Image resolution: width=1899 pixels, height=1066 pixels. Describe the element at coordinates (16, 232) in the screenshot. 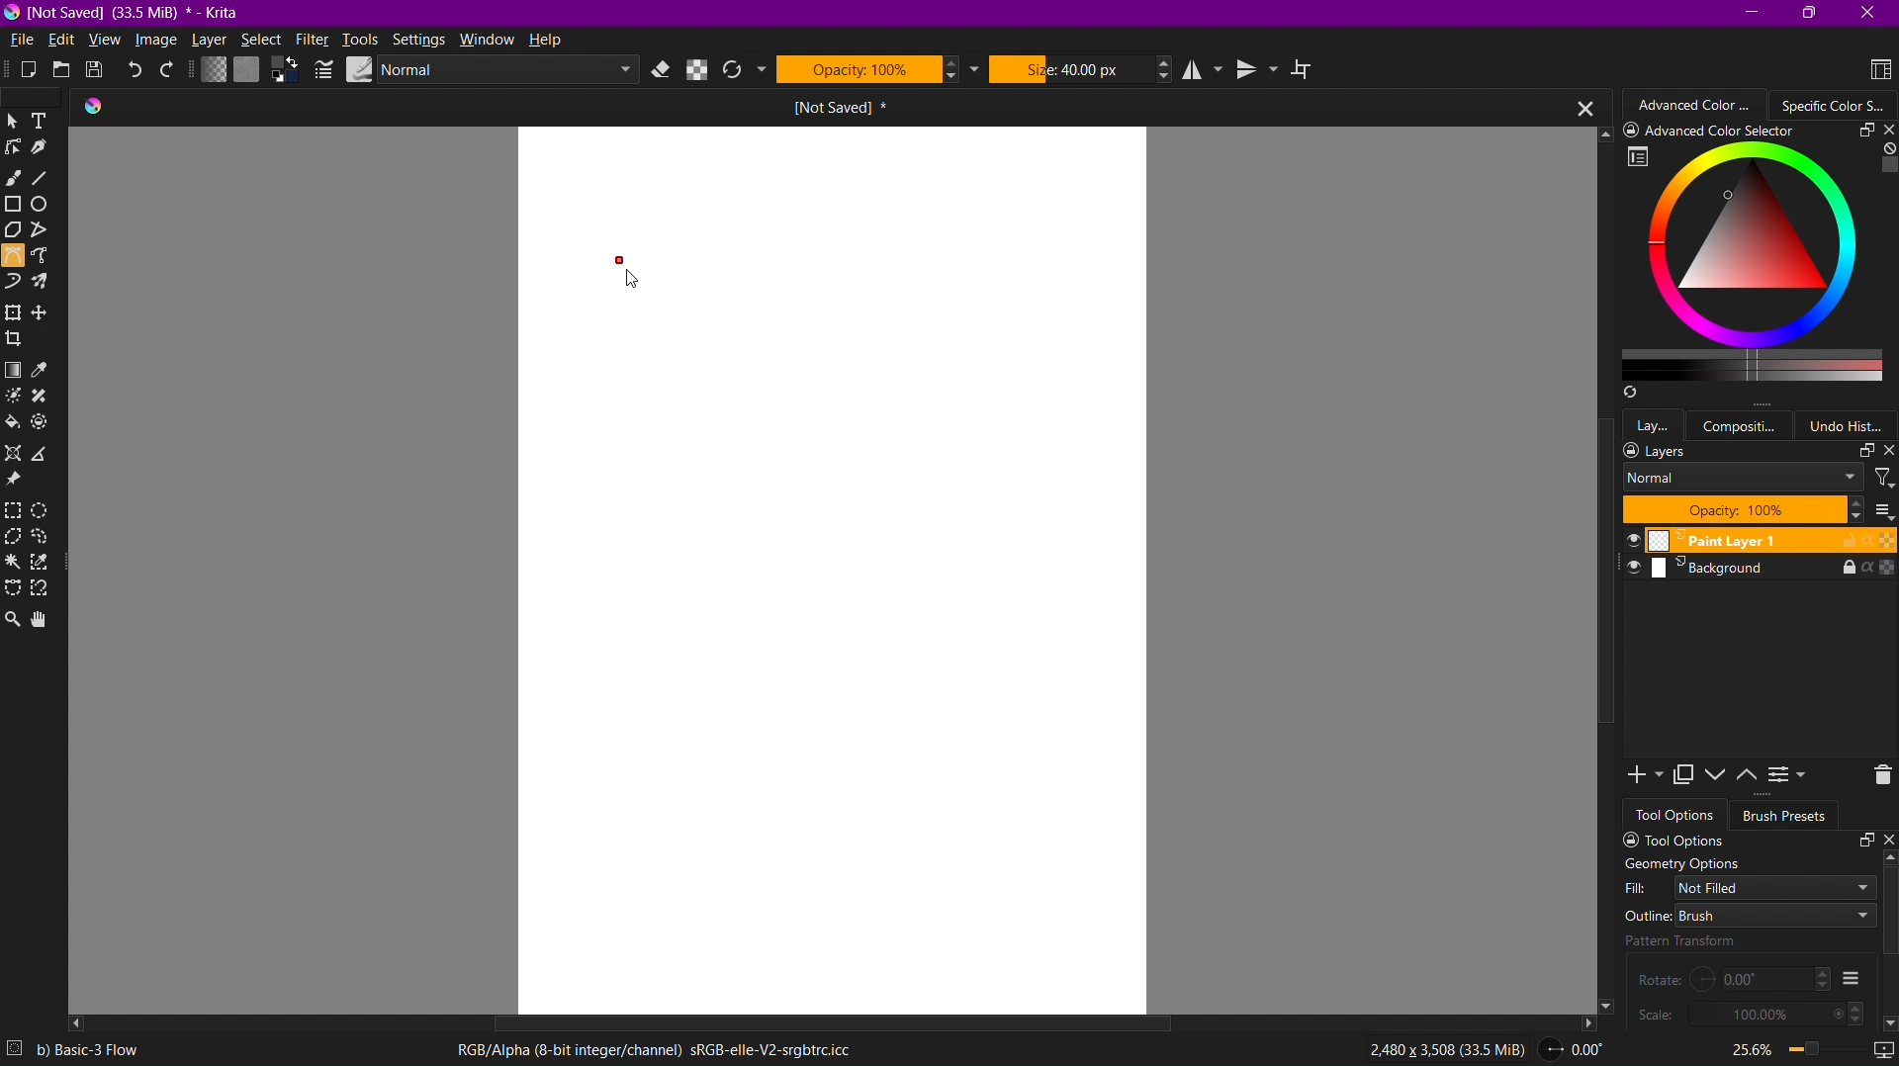

I see `Polygon Tool` at that location.